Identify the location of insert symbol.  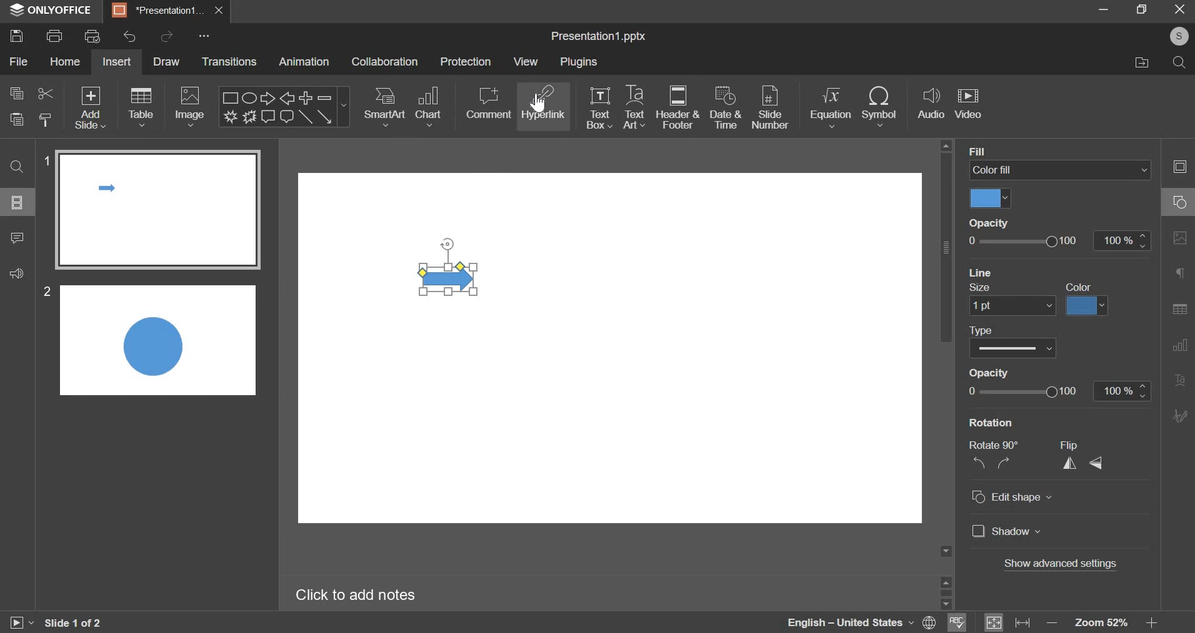
(879, 109).